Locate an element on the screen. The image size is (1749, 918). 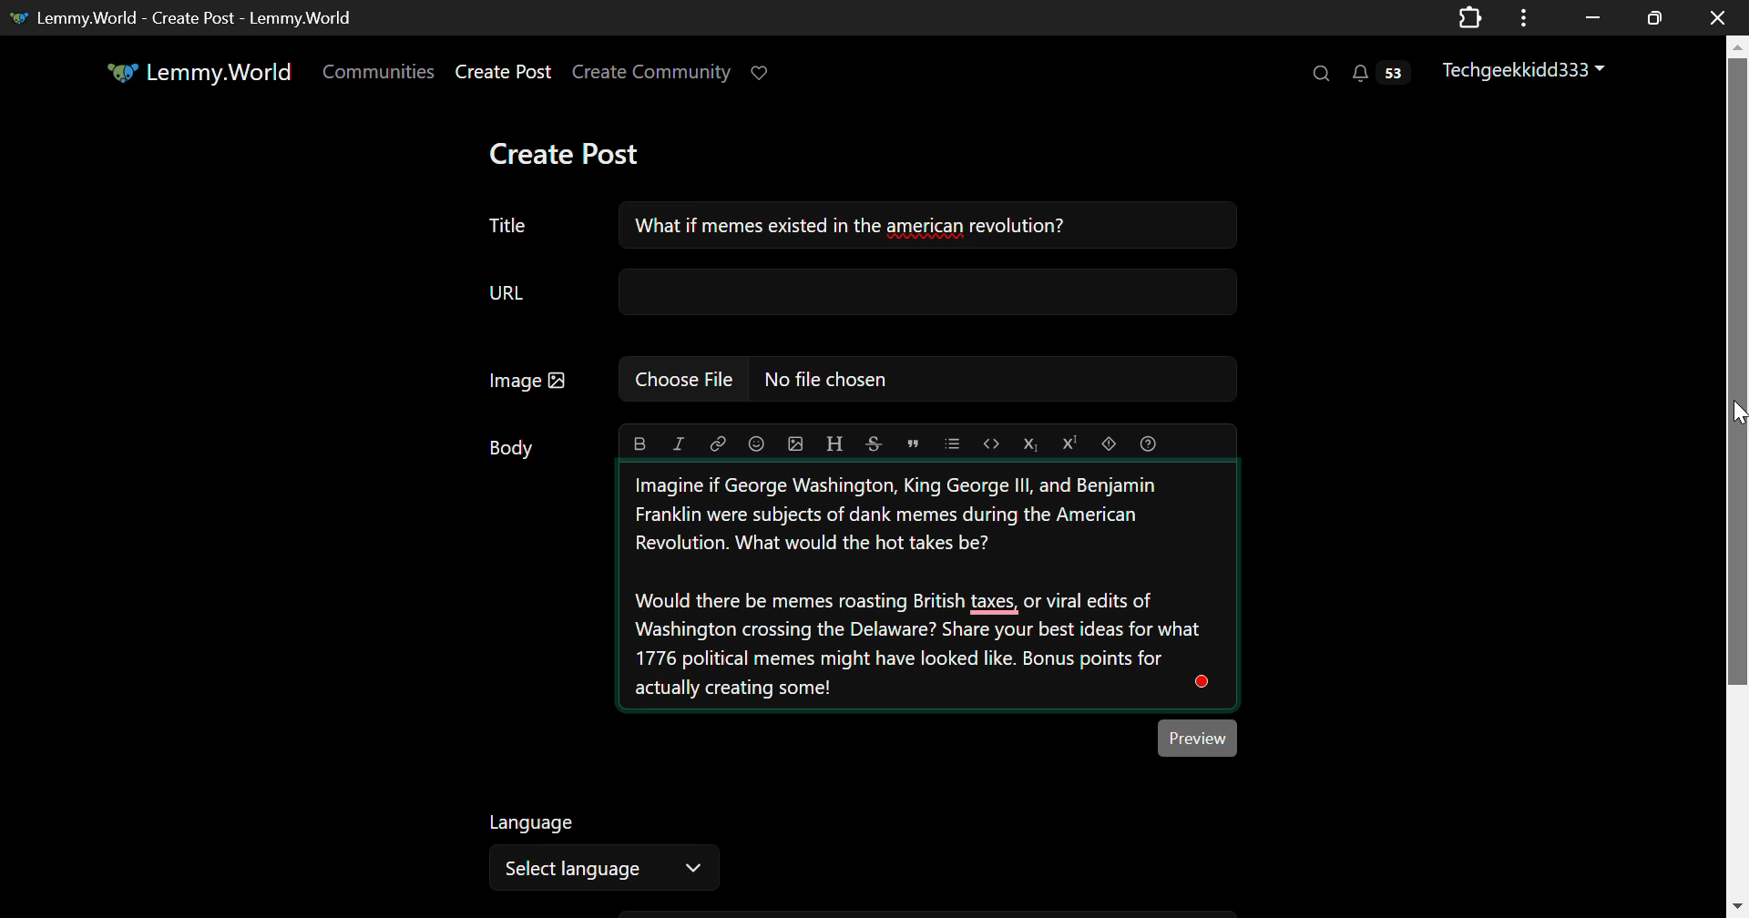
Body is located at coordinates (510, 446).